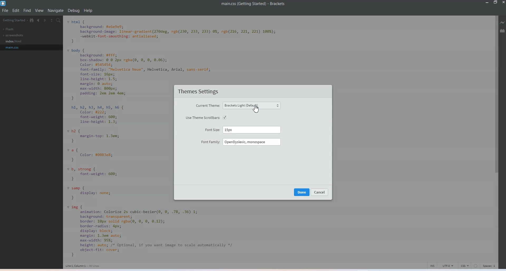 The width and height of the screenshot is (506, 271). What do you see at coordinates (448, 265) in the screenshot?
I see `UTF-8` at bounding box center [448, 265].